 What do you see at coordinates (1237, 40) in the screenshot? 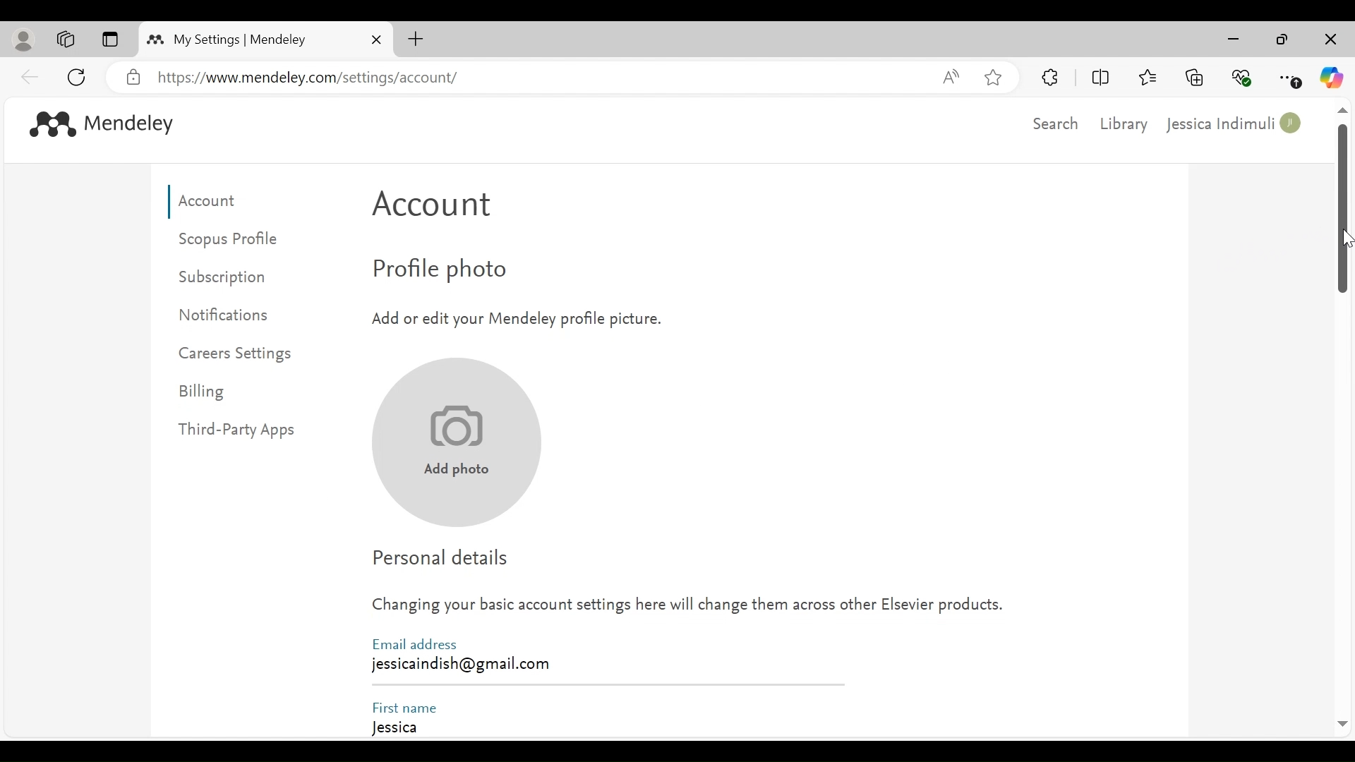
I see `minimize` at bounding box center [1237, 40].